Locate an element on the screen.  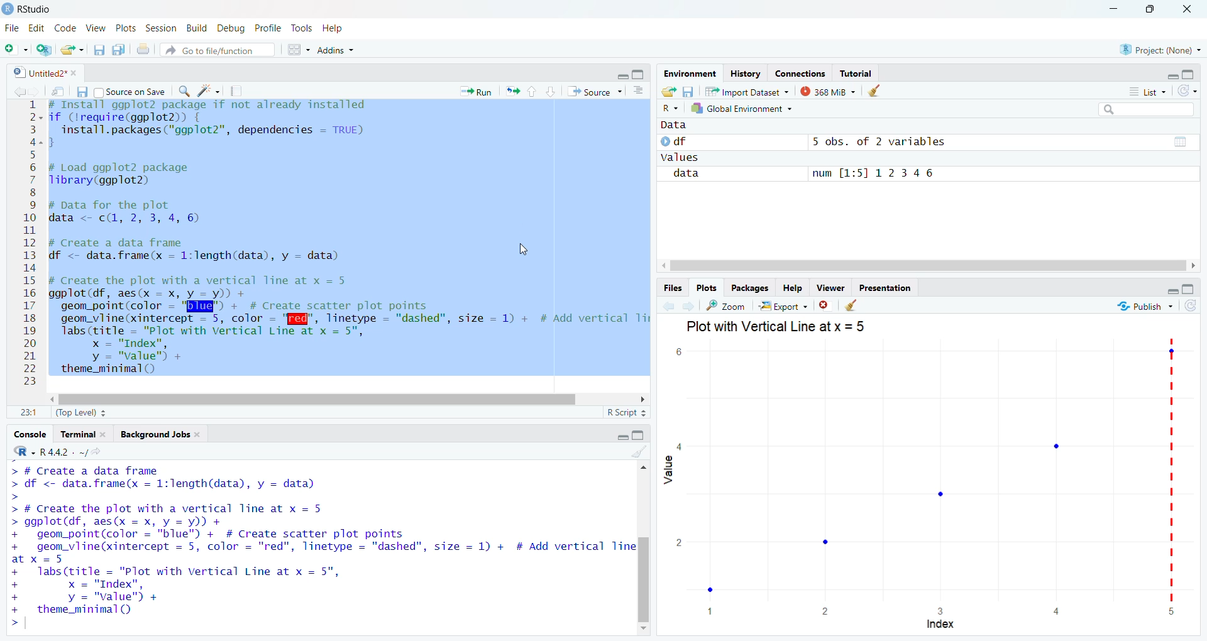
move is located at coordinates (59, 92).